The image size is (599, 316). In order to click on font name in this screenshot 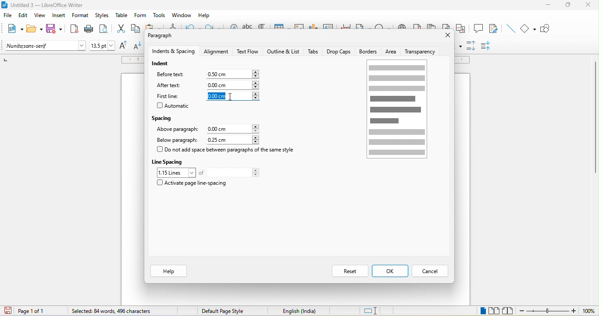, I will do `click(46, 46)`.